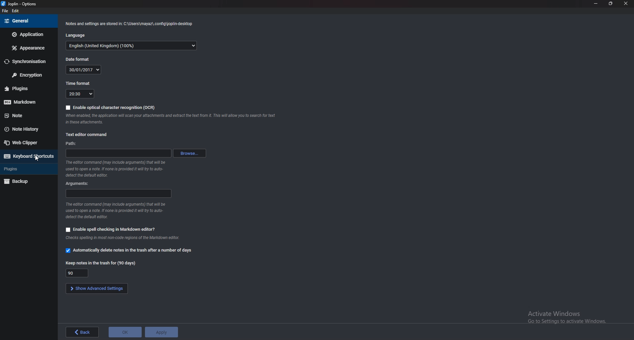  What do you see at coordinates (188, 153) in the screenshot?
I see `browse` at bounding box center [188, 153].